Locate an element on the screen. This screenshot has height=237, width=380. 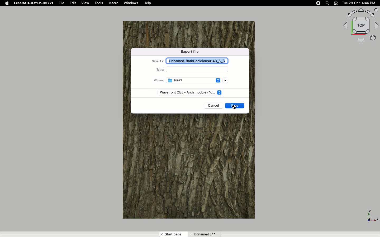
Navigation styles is located at coordinates (360, 25).